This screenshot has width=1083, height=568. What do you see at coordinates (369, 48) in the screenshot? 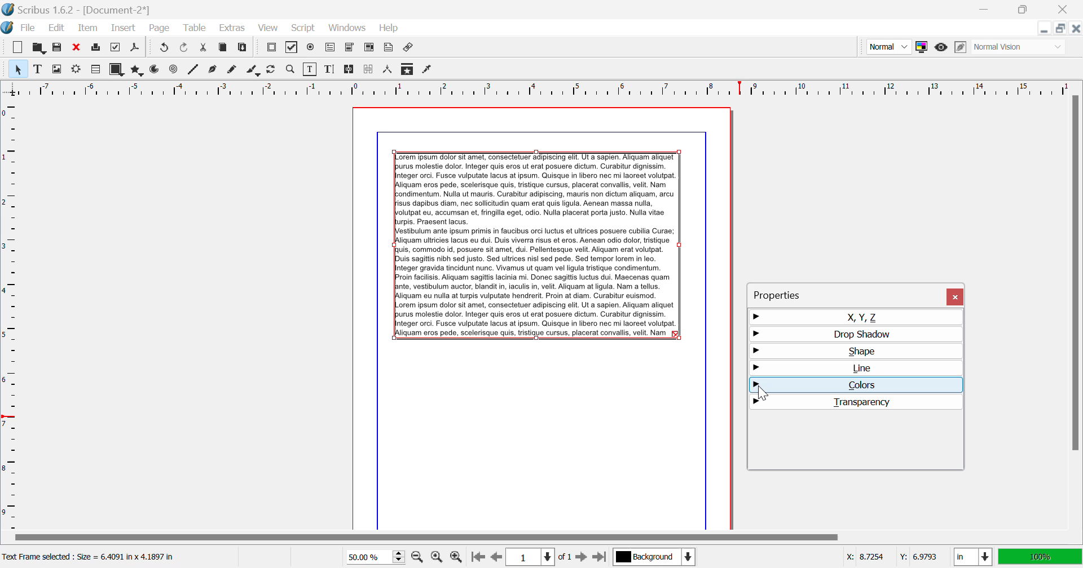
I see `Pdf List Box` at bounding box center [369, 48].